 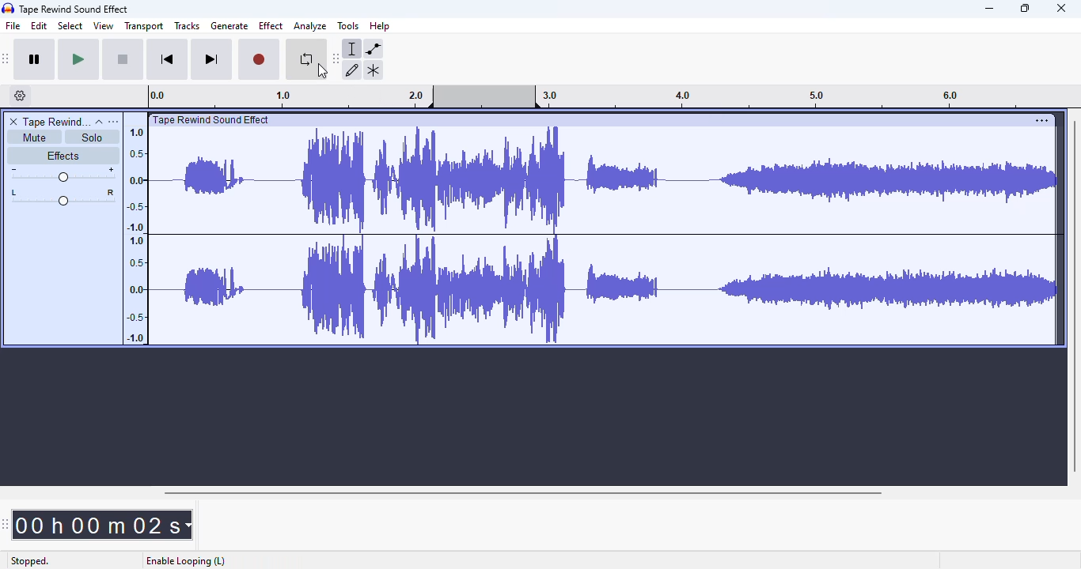 What do you see at coordinates (520, 492) in the screenshot?
I see `horizontal scroll bar` at bounding box center [520, 492].